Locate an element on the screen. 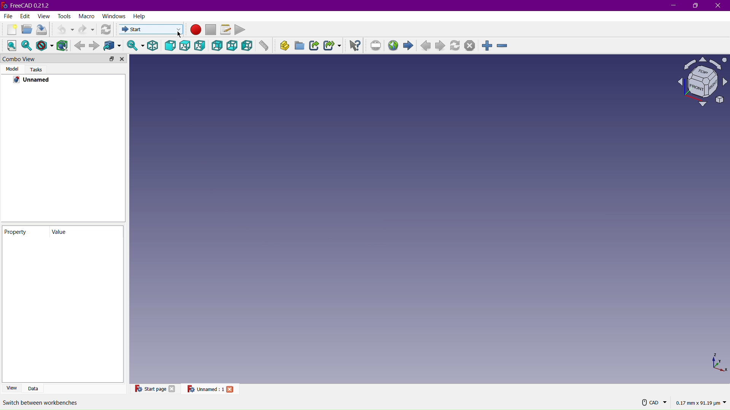  Minimize is located at coordinates (673, 5).